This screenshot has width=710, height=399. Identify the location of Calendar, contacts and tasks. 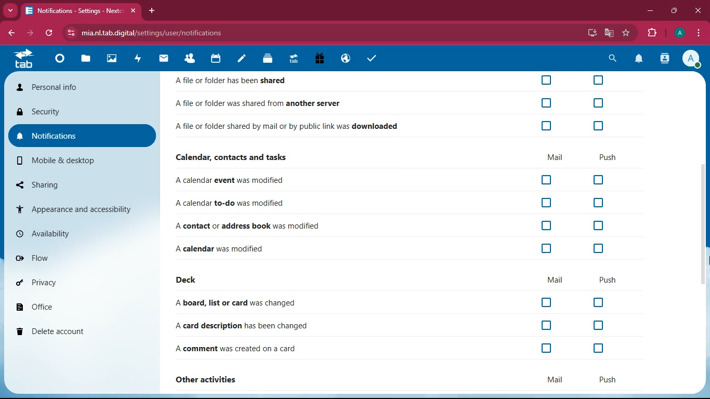
(238, 158).